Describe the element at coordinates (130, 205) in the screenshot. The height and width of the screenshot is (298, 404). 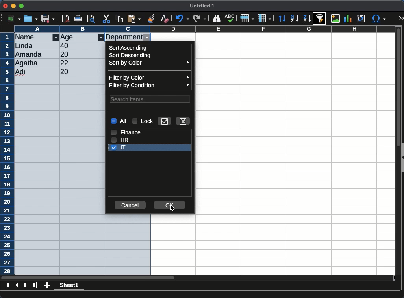
I see `cancel ` at that location.